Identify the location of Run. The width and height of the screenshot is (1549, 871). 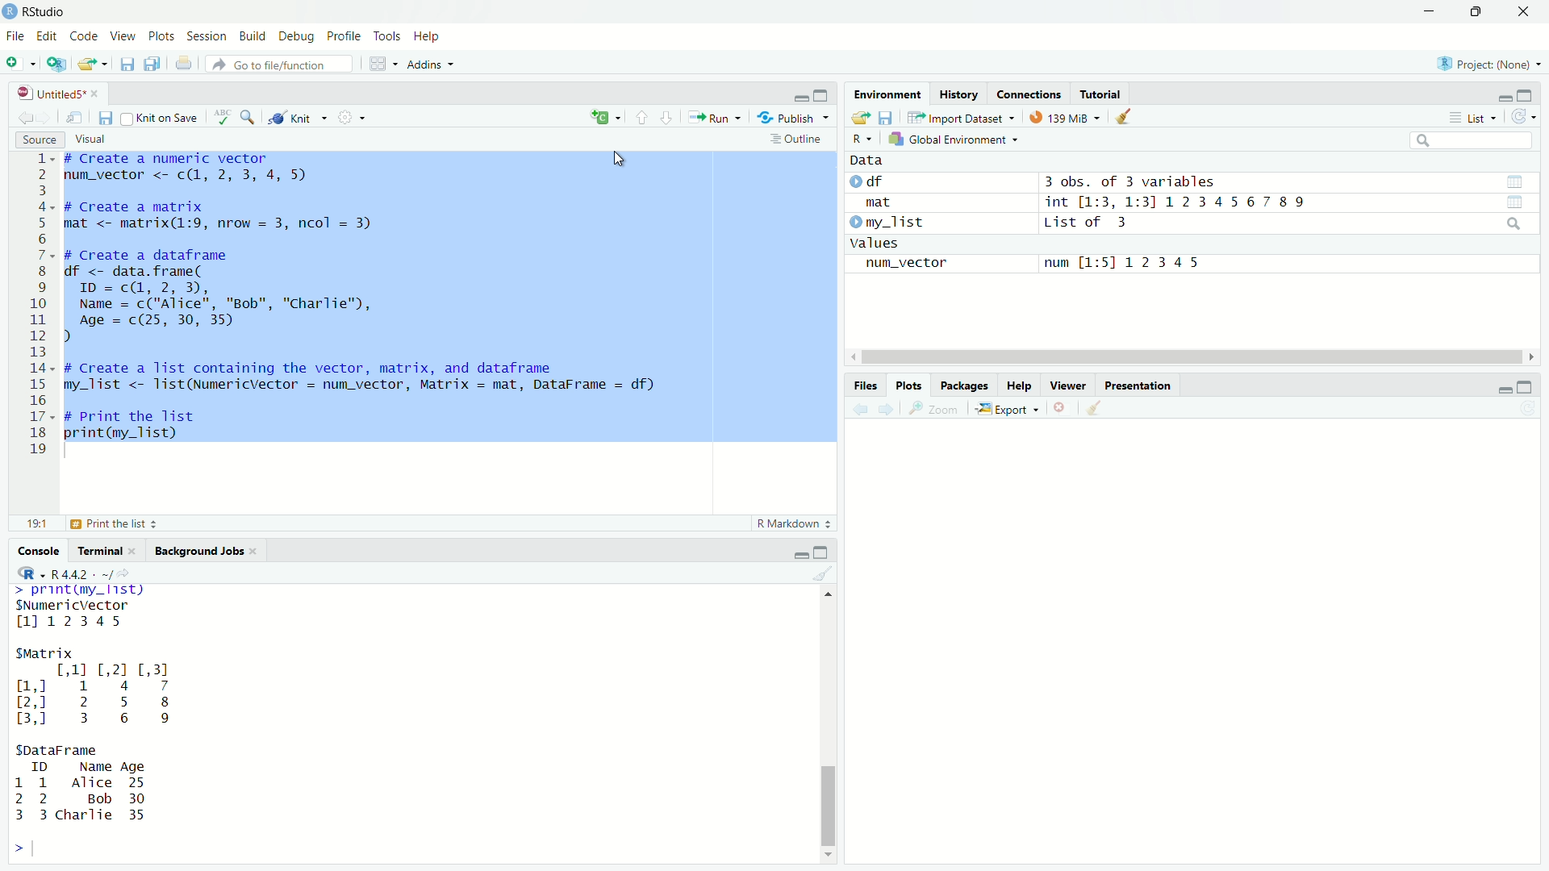
(716, 119).